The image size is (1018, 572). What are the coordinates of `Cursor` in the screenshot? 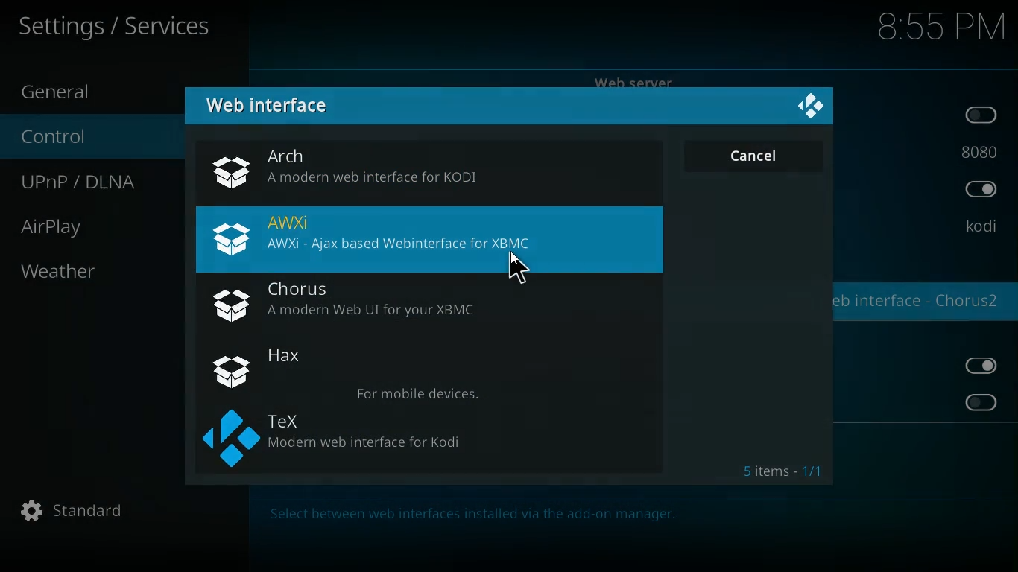 It's located at (516, 267).